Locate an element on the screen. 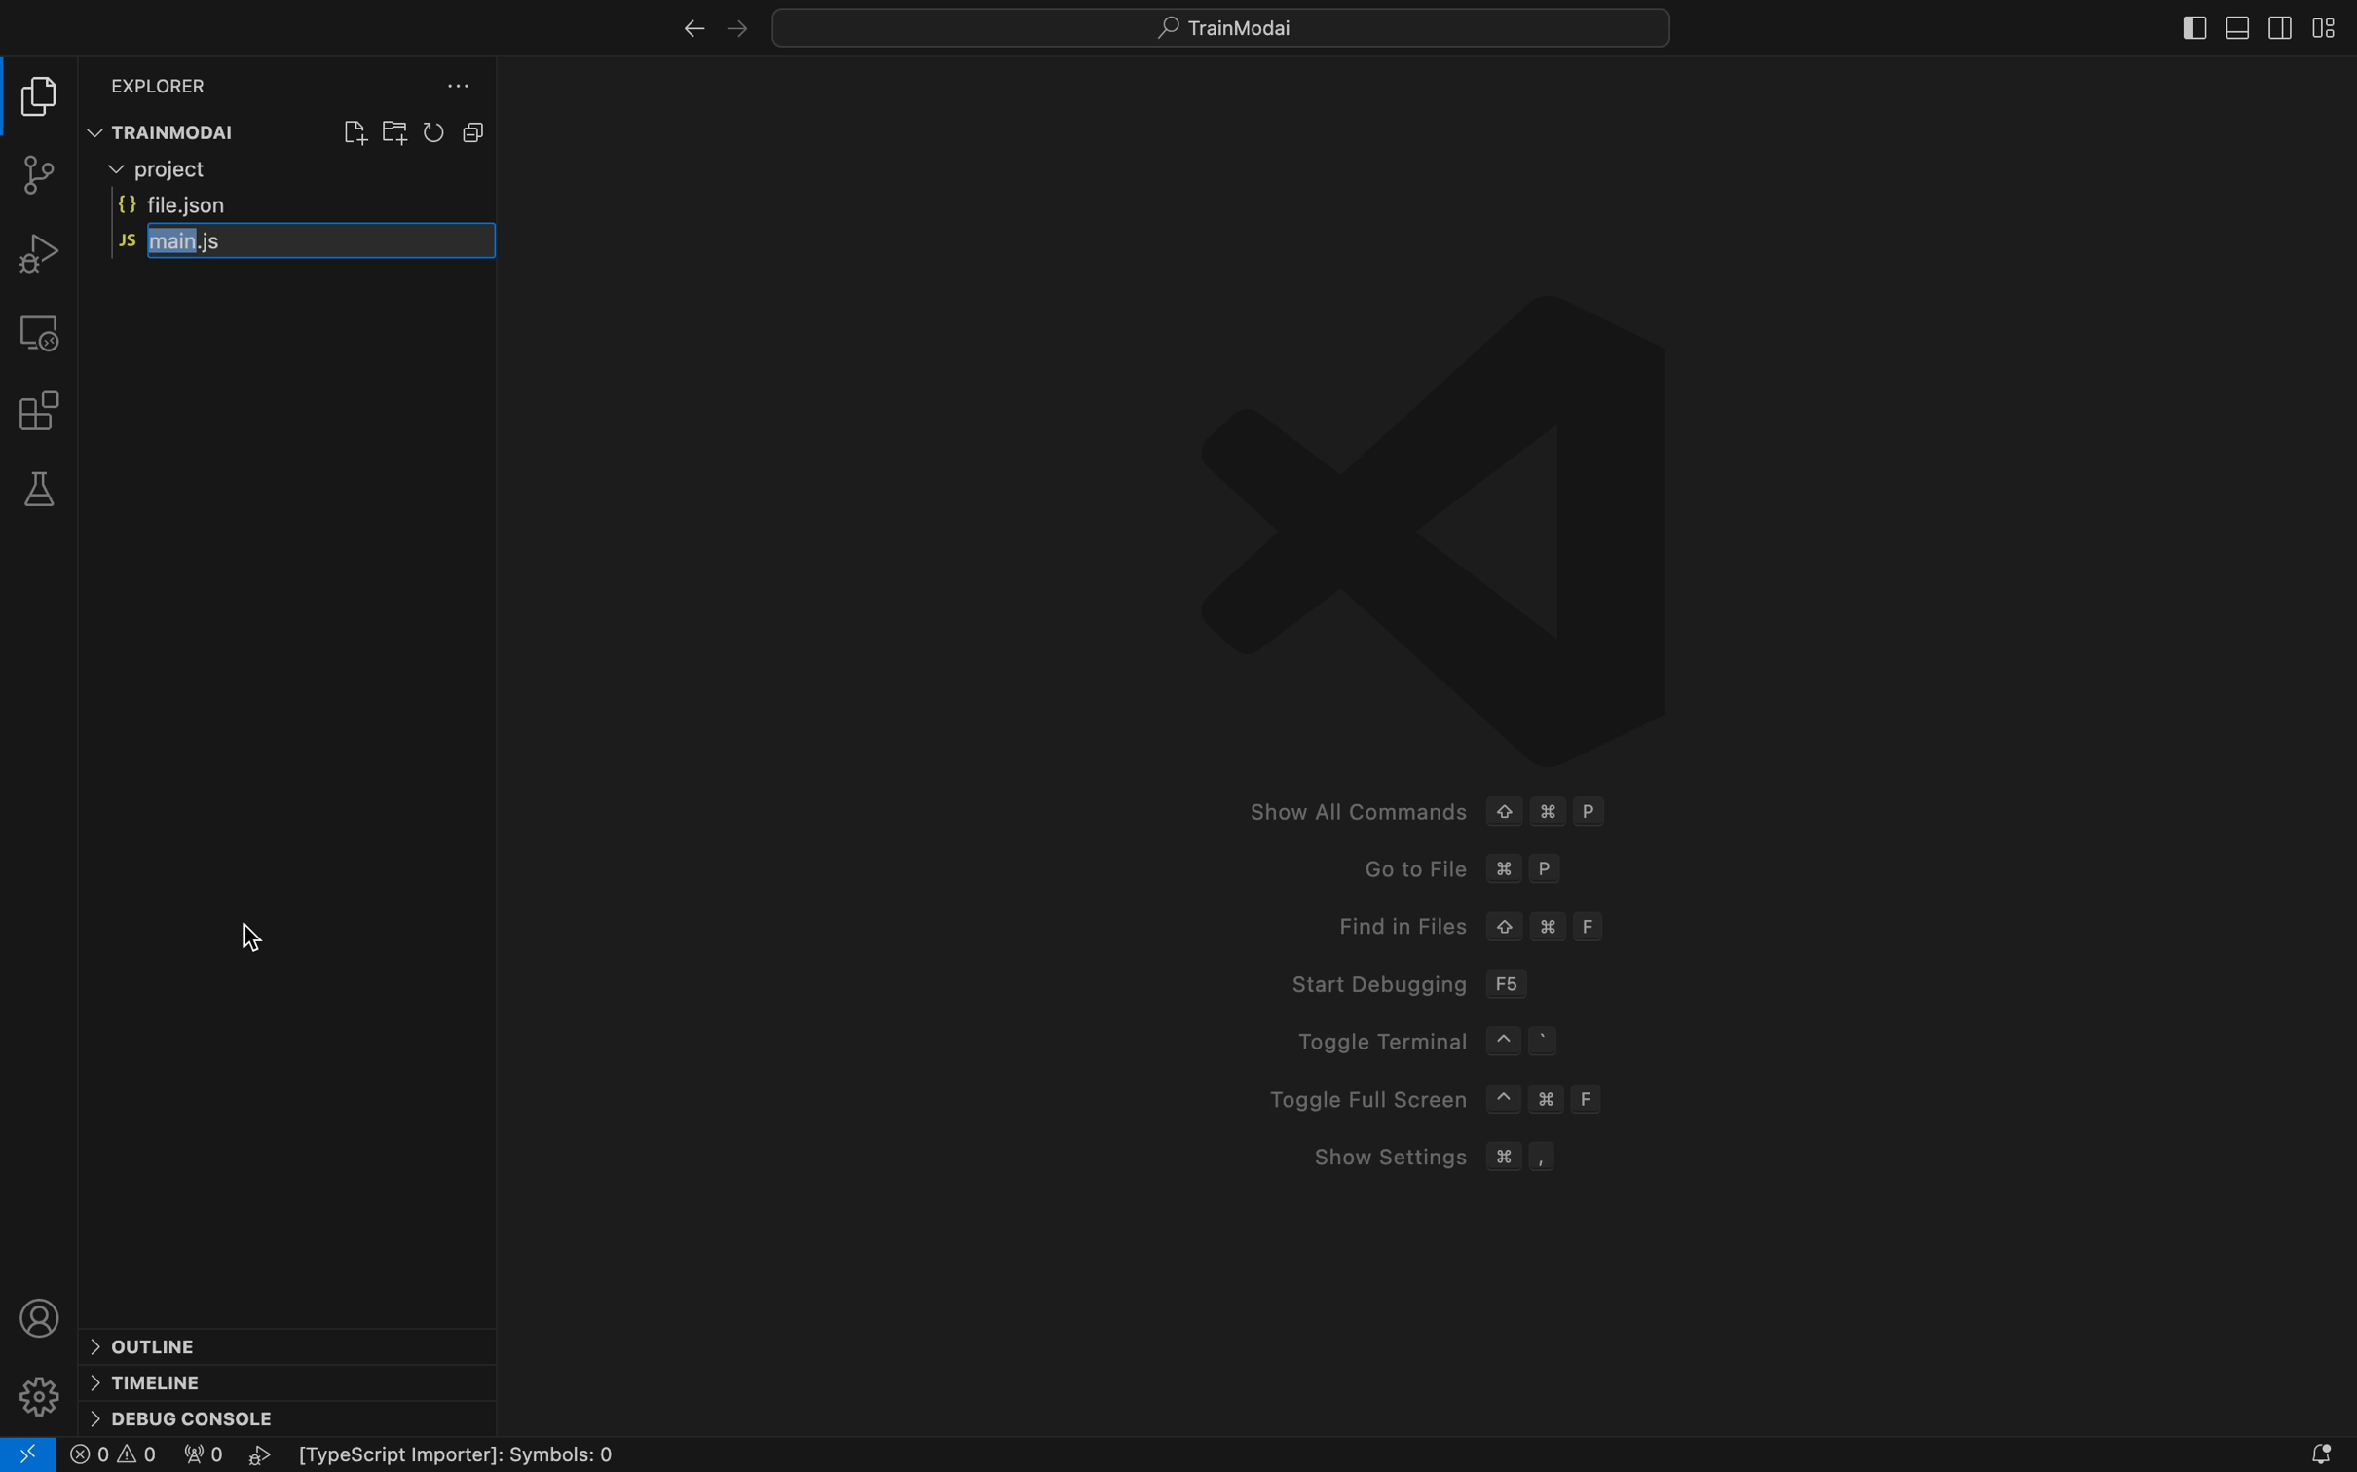 The width and height of the screenshot is (2357, 1472). right arrow is located at coordinates (689, 26).